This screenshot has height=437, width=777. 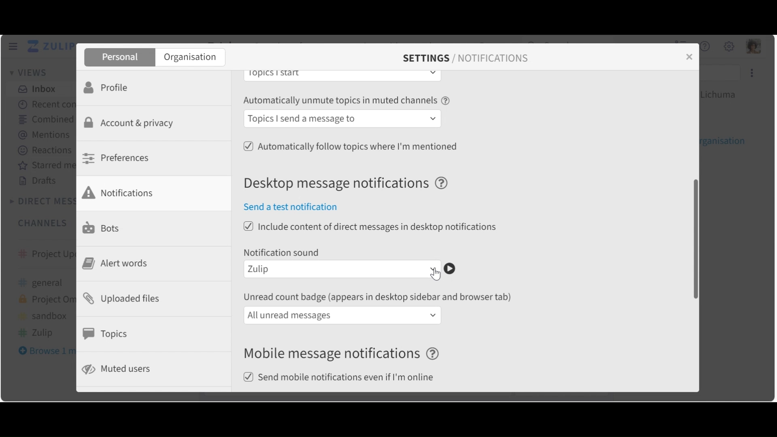 What do you see at coordinates (450, 269) in the screenshot?
I see `Play notification sound` at bounding box center [450, 269].